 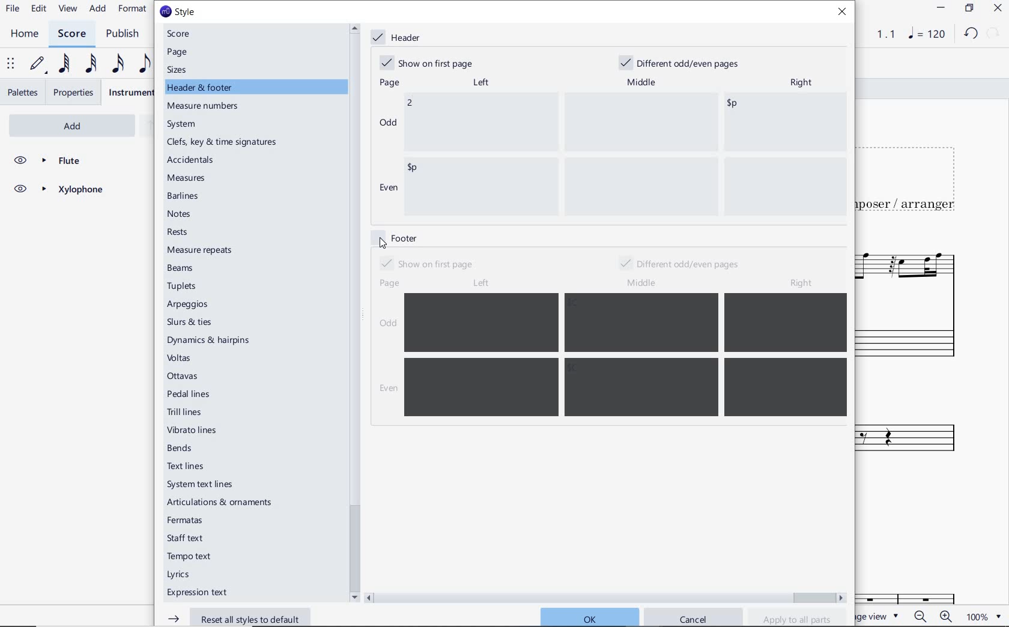 I want to click on measures, so click(x=188, y=179).